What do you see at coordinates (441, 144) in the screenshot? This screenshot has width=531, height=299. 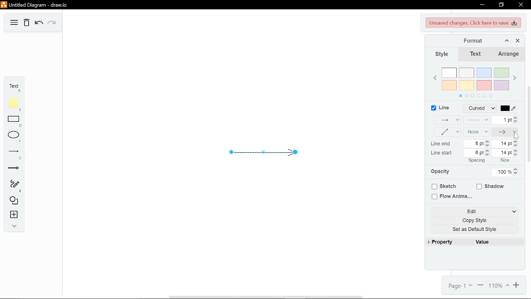 I see `line end` at bounding box center [441, 144].